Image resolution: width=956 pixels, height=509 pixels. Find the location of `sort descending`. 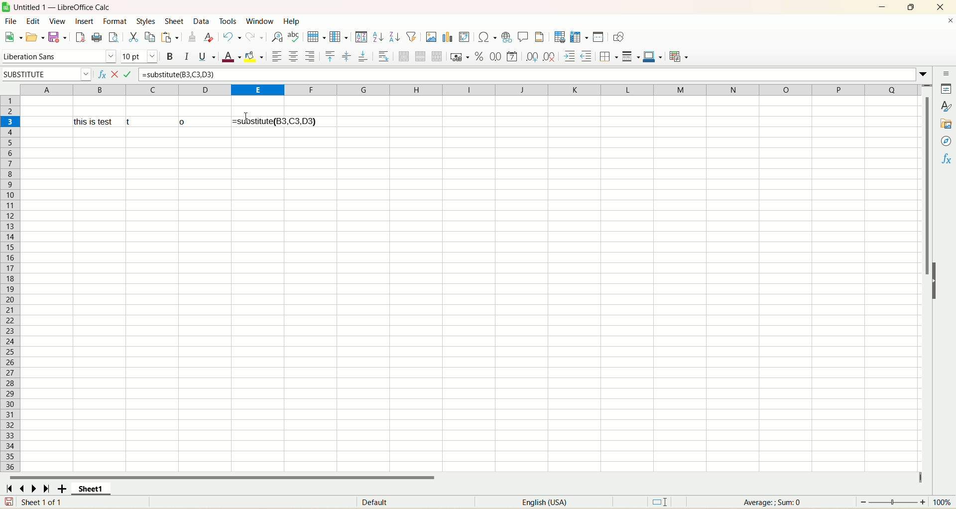

sort descending is located at coordinates (394, 38).